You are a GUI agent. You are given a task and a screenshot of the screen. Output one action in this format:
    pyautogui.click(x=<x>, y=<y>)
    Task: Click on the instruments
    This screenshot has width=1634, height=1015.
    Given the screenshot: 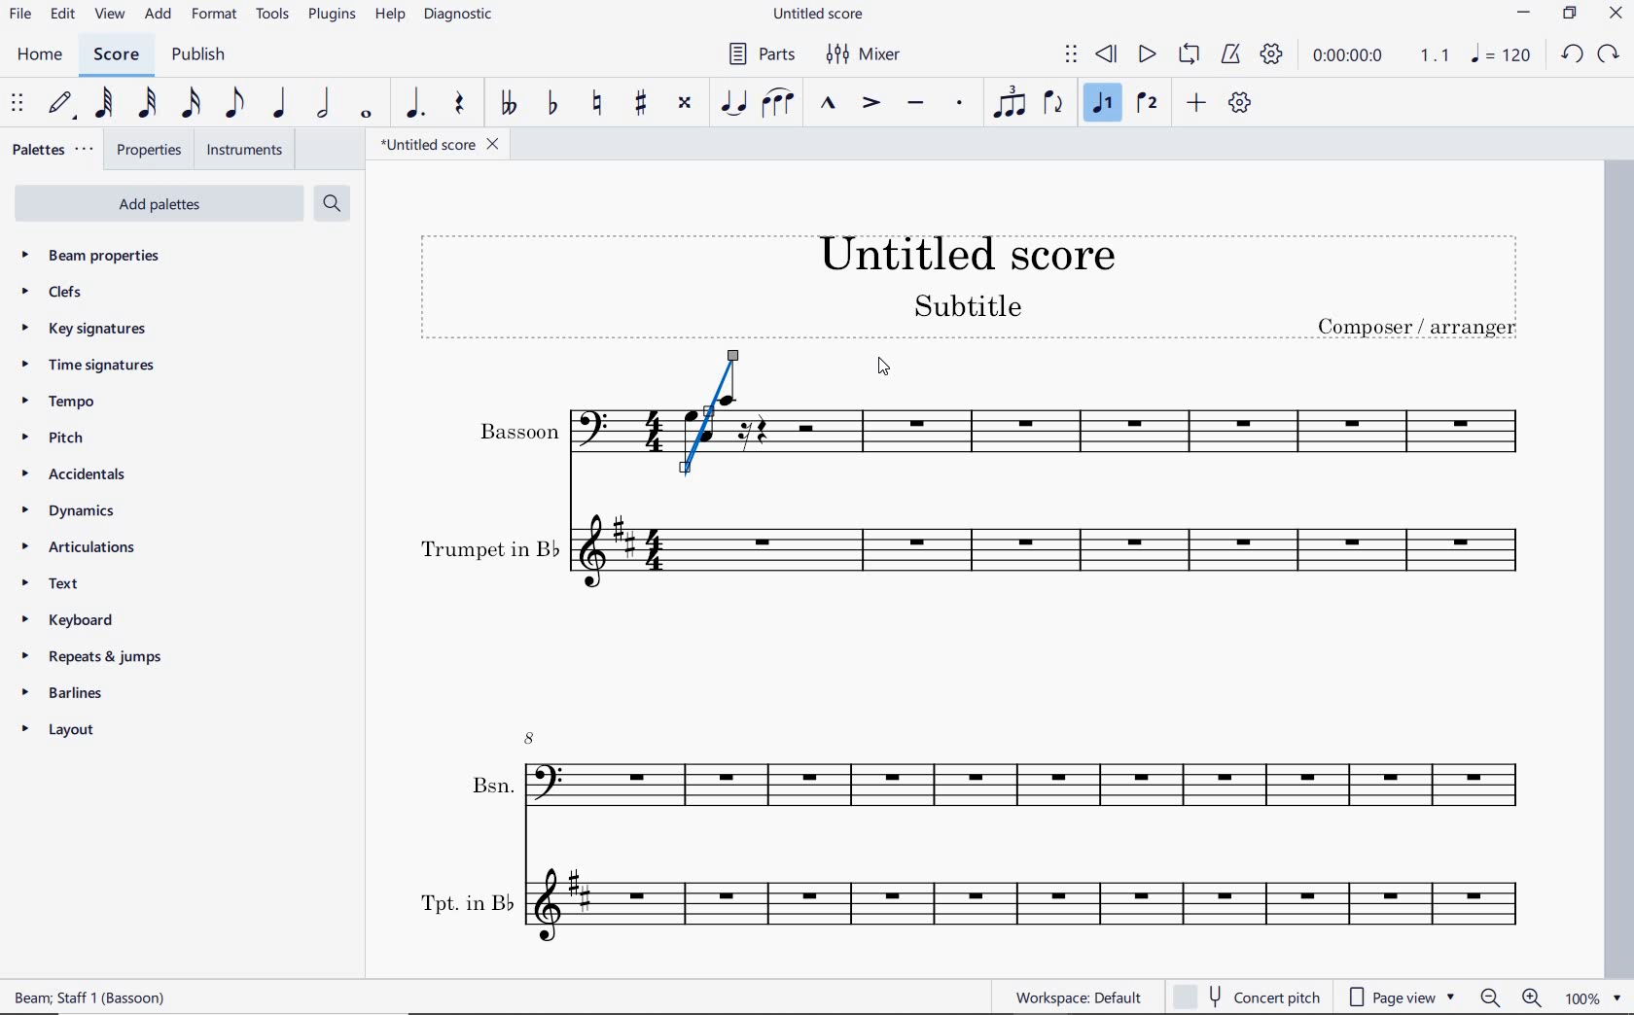 What is the action you would take?
    pyautogui.click(x=246, y=150)
    